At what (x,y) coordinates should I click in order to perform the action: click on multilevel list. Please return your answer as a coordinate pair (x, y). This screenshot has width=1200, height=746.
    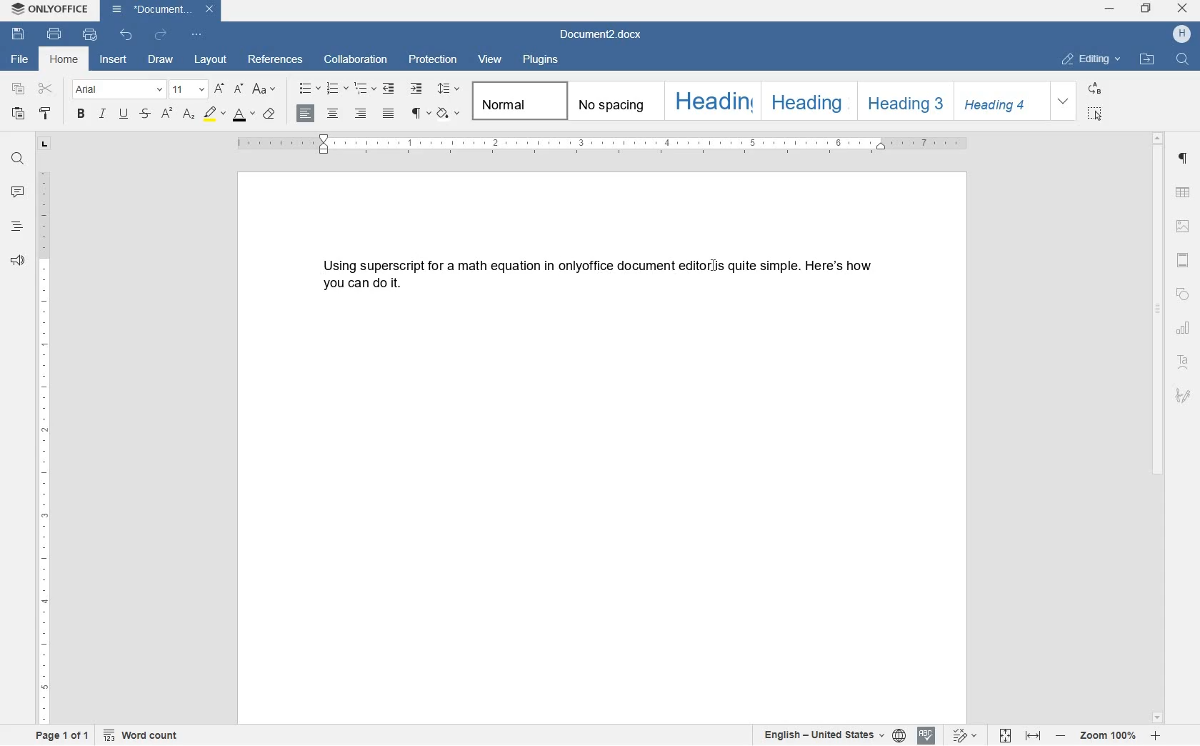
    Looking at the image, I should click on (363, 89).